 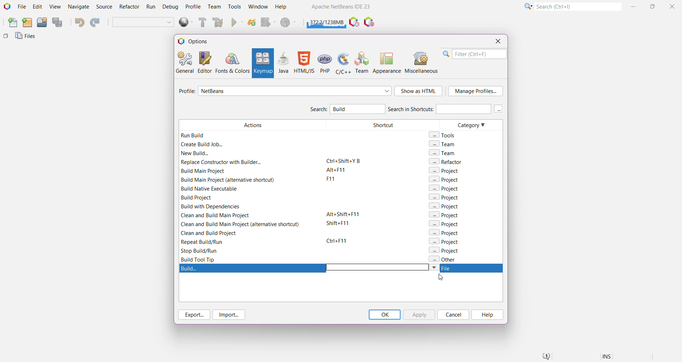 What do you see at coordinates (453, 314) in the screenshot?
I see `Cancel` at bounding box center [453, 314].